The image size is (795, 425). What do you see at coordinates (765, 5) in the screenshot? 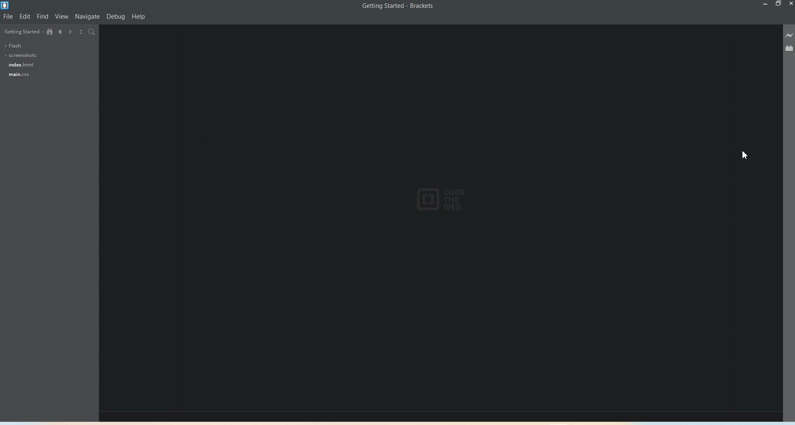
I see `Minimize` at bounding box center [765, 5].